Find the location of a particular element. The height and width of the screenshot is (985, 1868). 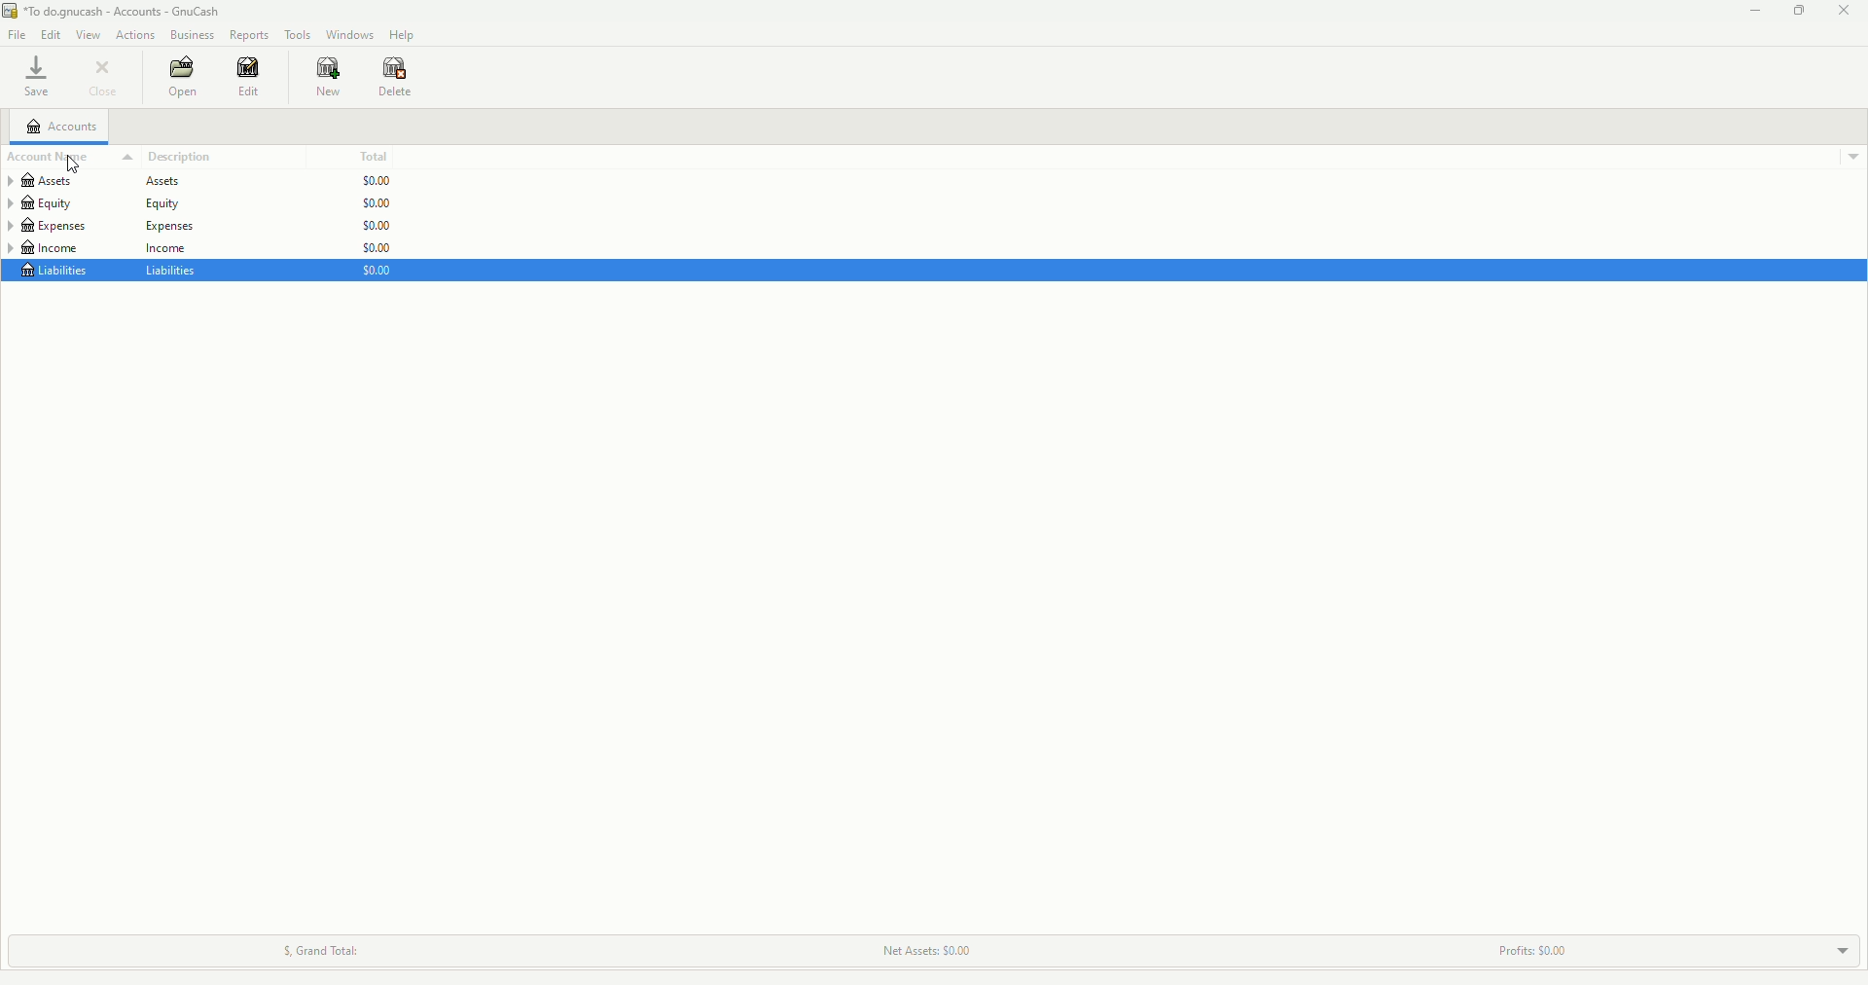

Total is located at coordinates (372, 155).